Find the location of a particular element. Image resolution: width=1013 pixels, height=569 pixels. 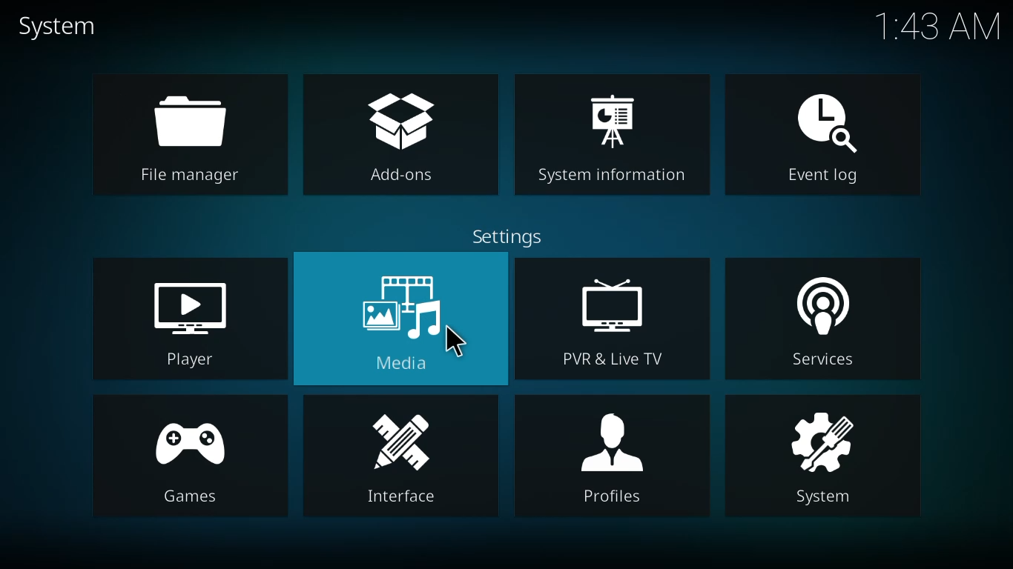

settings is located at coordinates (509, 236).